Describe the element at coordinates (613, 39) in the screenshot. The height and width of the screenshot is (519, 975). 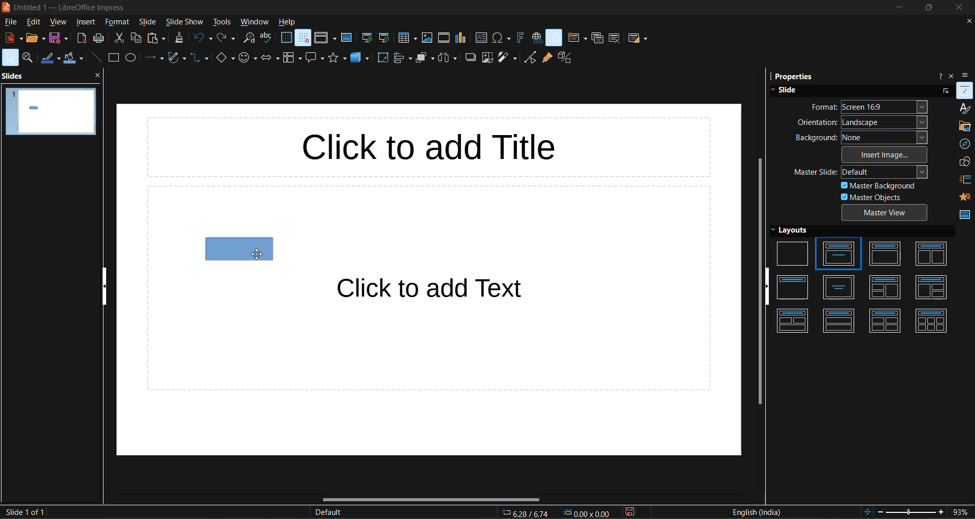
I see `delete slide` at that location.